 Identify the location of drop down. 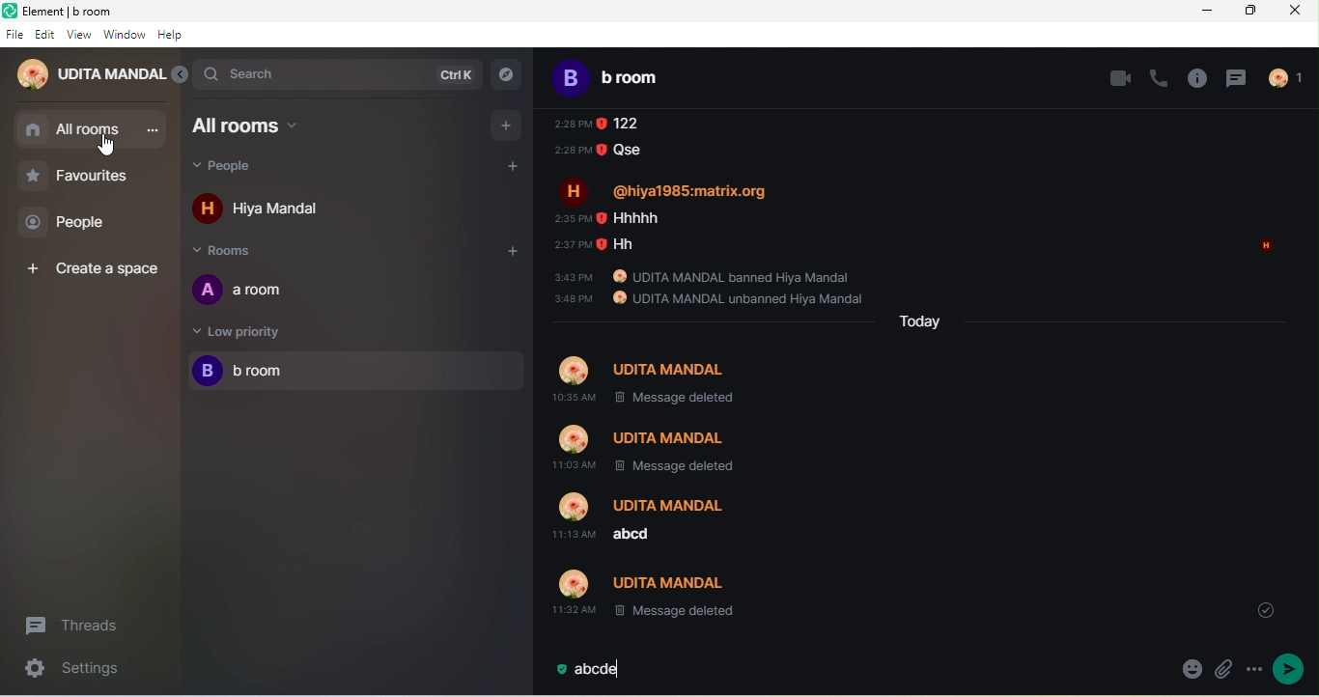
(1265, 606).